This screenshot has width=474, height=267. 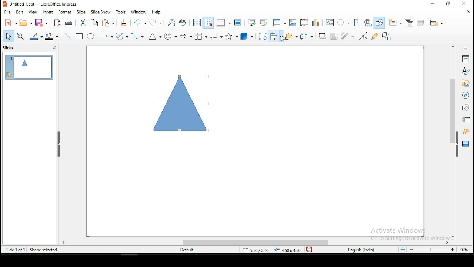 What do you see at coordinates (262, 36) in the screenshot?
I see `crop tool` at bounding box center [262, 36].